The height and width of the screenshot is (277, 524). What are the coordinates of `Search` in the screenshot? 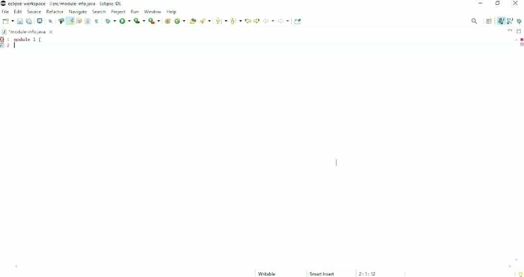 It's located at (99, 12).